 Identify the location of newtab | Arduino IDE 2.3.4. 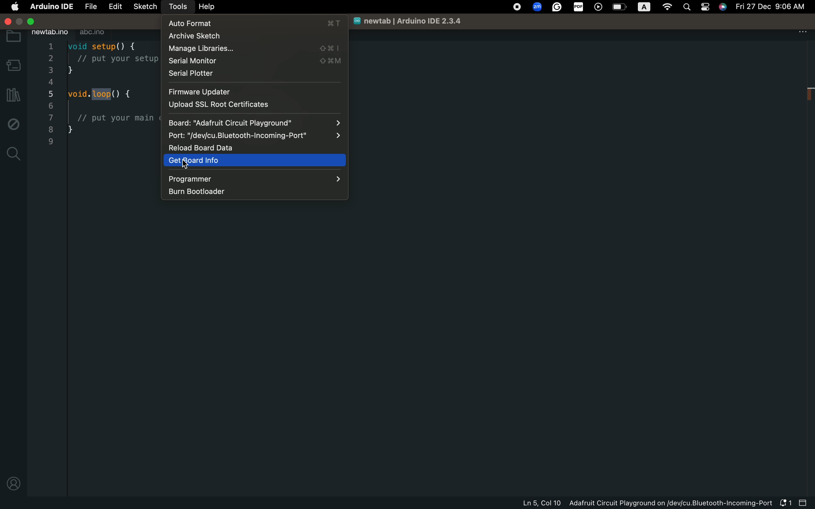
(409, 21).